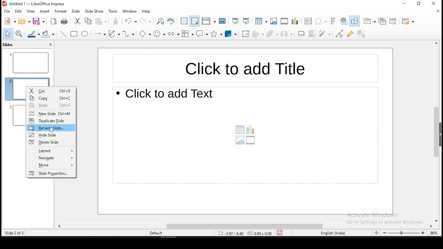  I want to click on insert, so click(44, 11).